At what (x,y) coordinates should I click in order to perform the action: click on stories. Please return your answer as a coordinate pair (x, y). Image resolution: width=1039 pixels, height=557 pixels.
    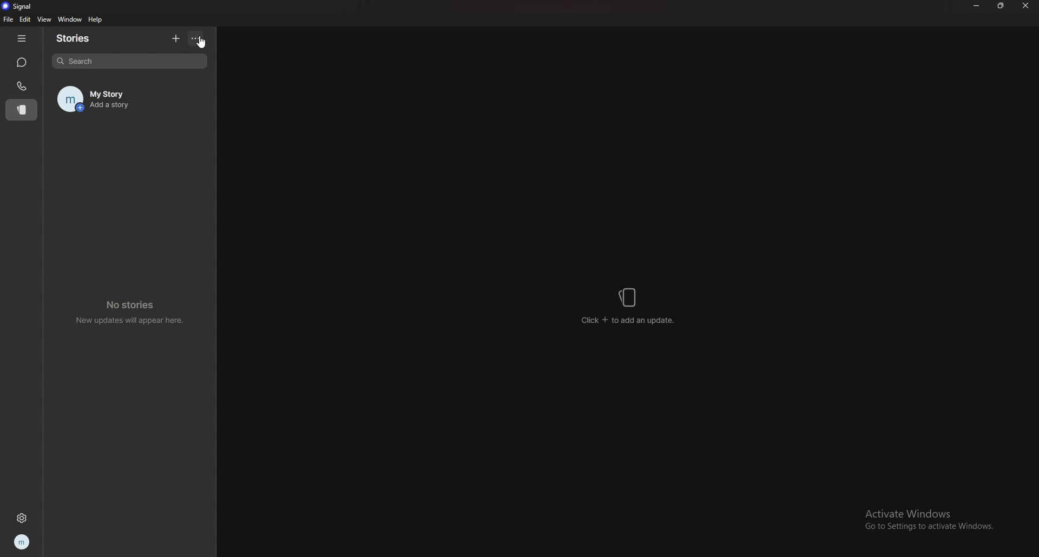
    Looking at the image, I should click on (23, 110).